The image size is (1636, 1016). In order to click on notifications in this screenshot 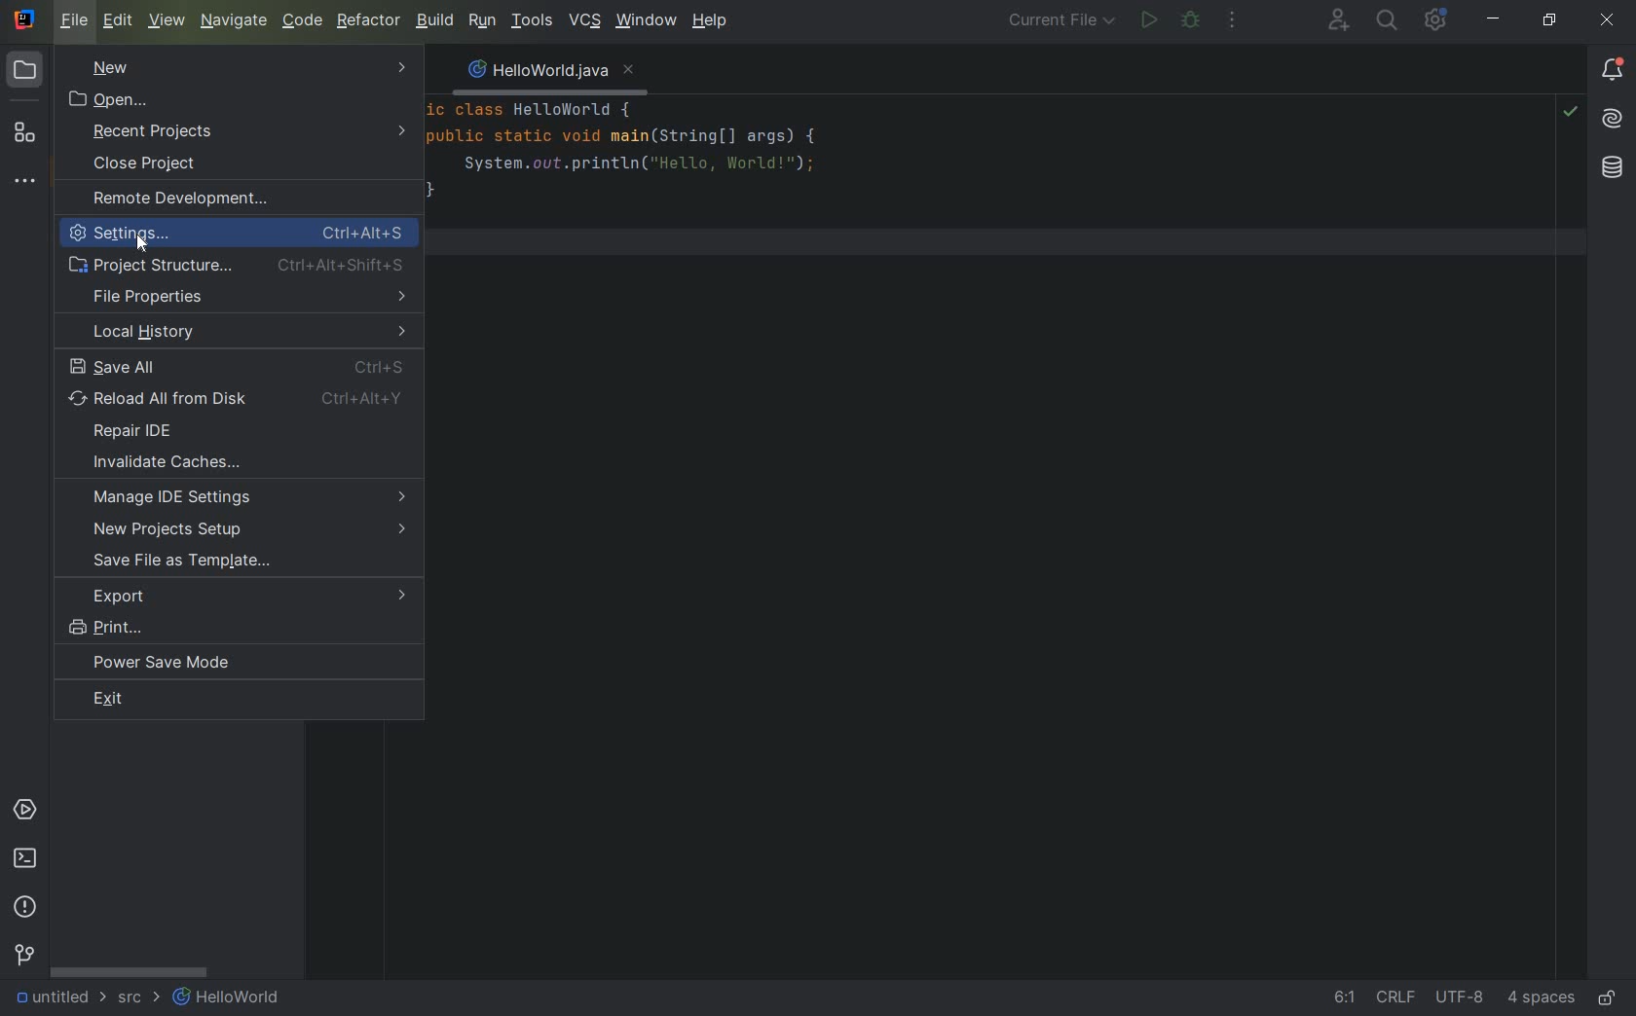, I will do `click(1612, 70)`.